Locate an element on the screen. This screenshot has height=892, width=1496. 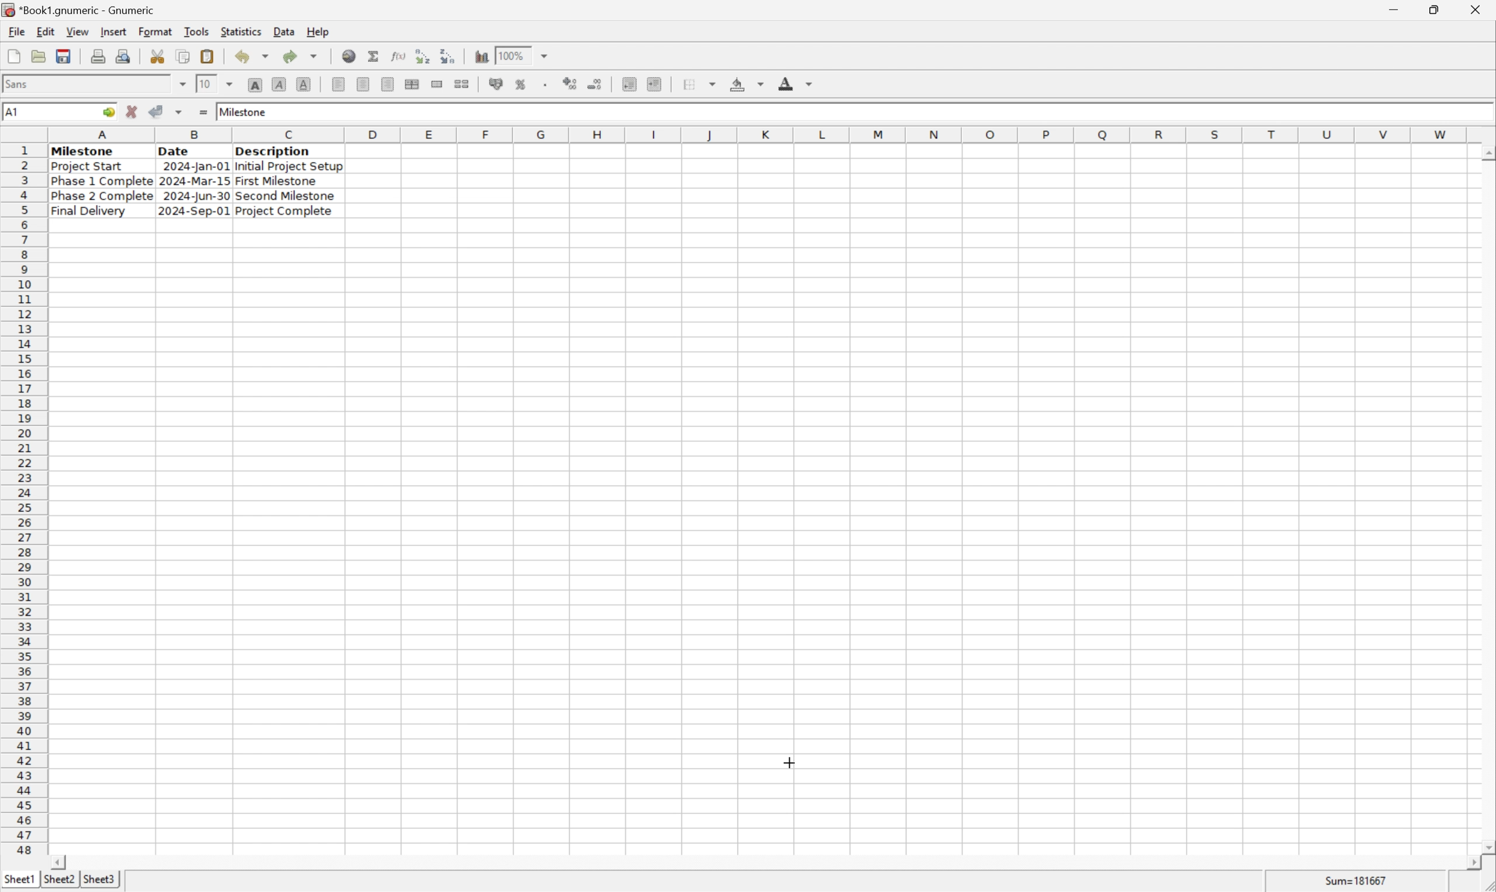
merge a range of cells is located at coordinates (438, 84).